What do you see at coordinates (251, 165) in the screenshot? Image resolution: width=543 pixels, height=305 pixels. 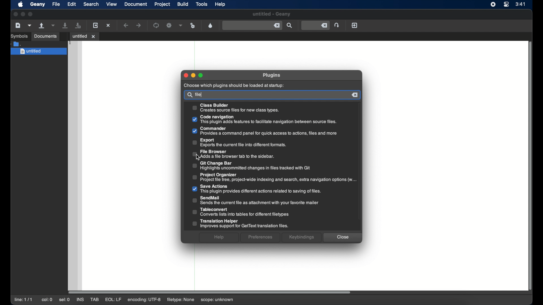 I see `git change bar` at bounding box center [251, 165].